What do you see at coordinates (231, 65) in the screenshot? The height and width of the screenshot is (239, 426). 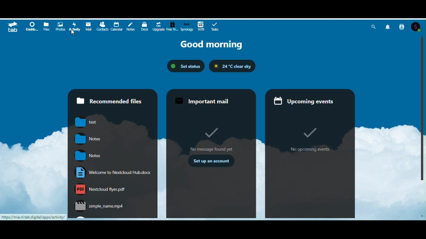 I see `Weather` at bounding box center [231, 65].